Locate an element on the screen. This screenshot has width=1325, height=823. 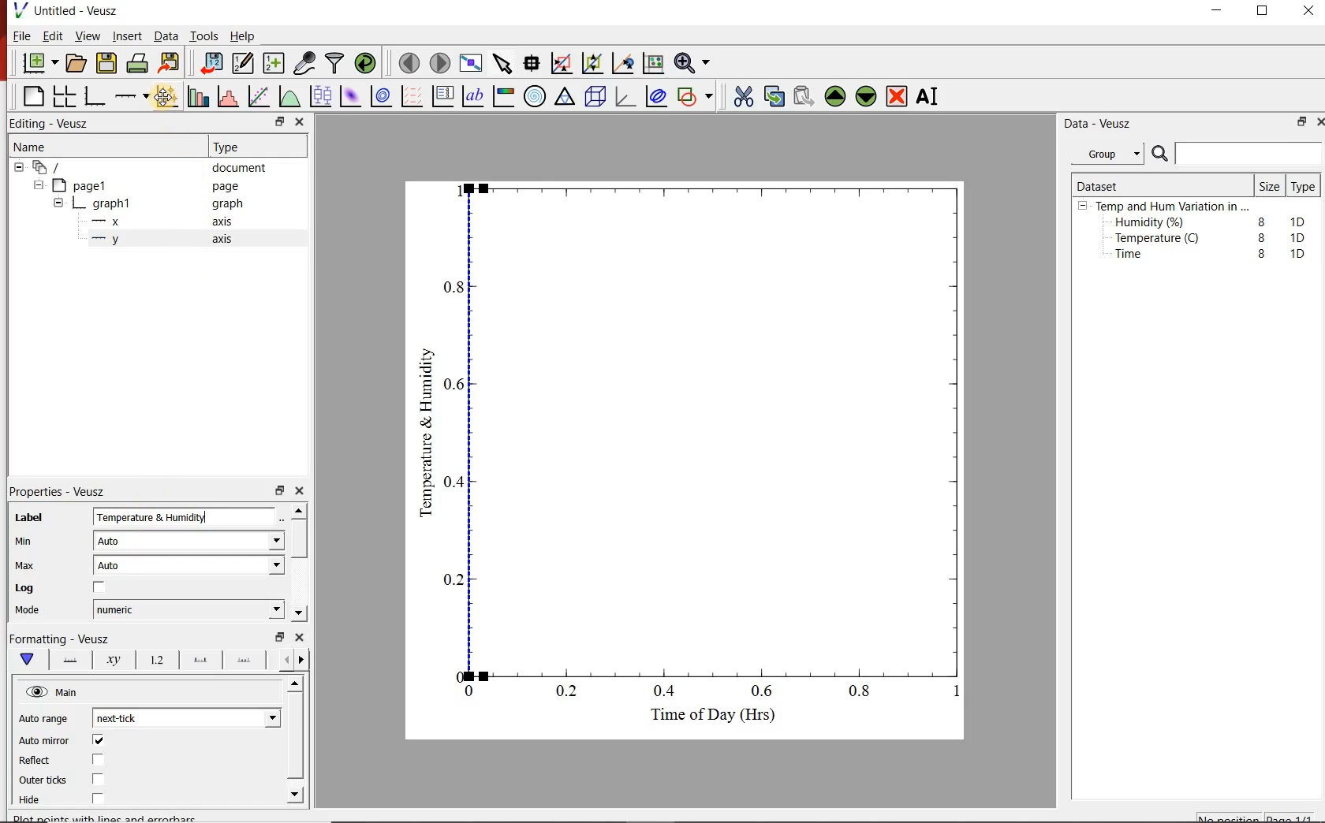
Time is located at coordinates (1137, 258).